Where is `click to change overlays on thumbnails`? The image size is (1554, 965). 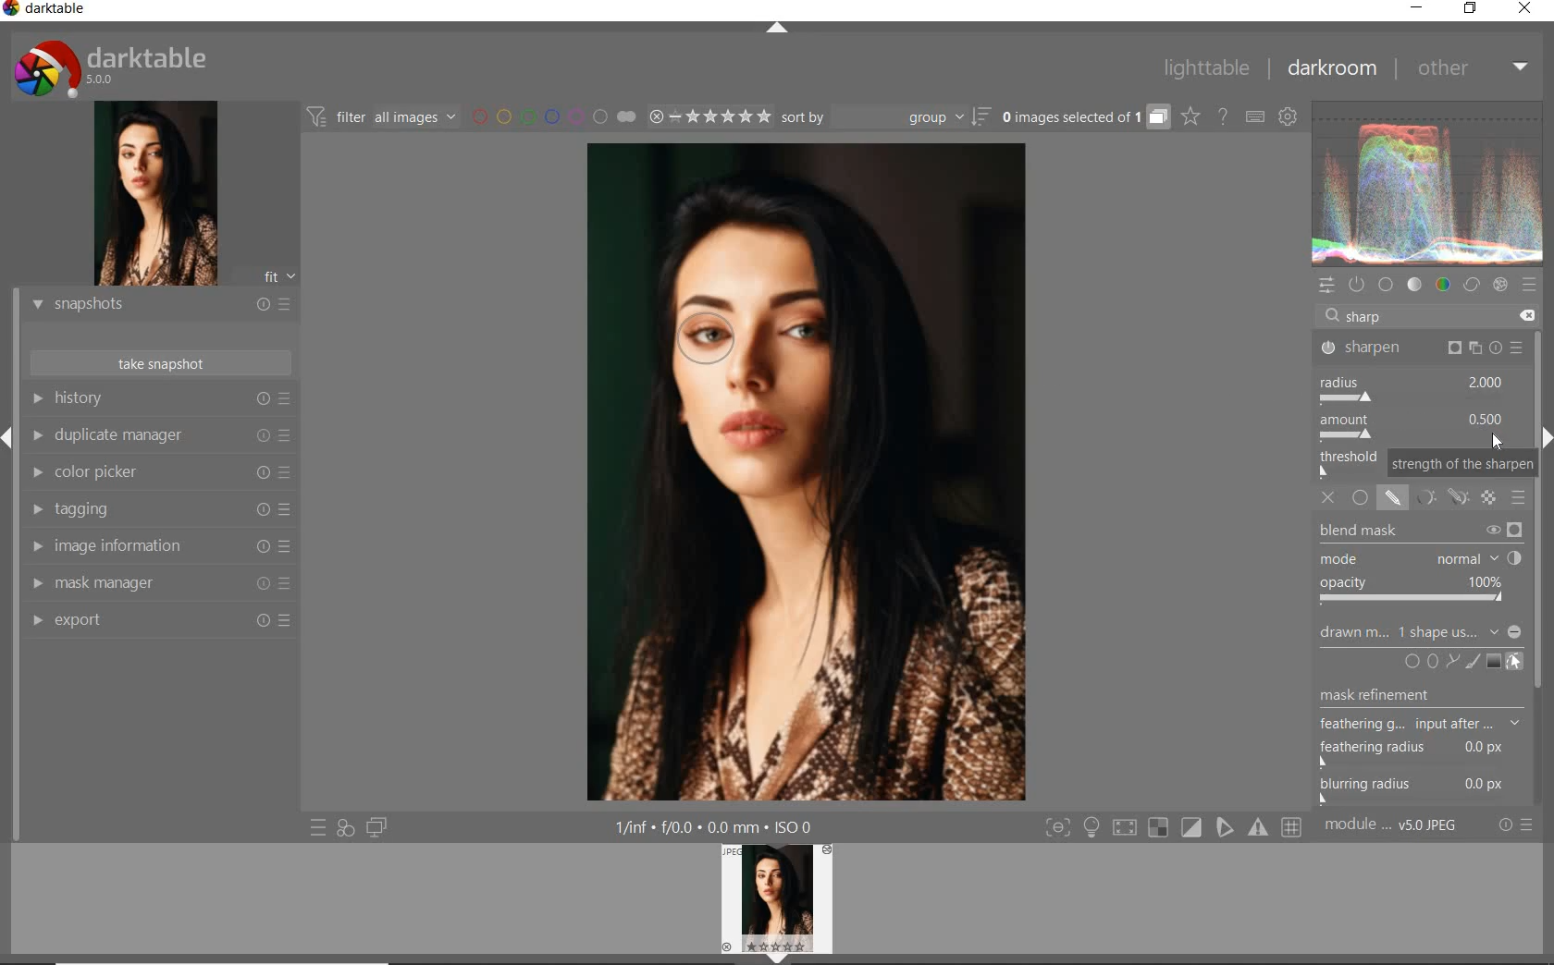 click to change overlays on thumbnails is located at coordinates (1191, 118).